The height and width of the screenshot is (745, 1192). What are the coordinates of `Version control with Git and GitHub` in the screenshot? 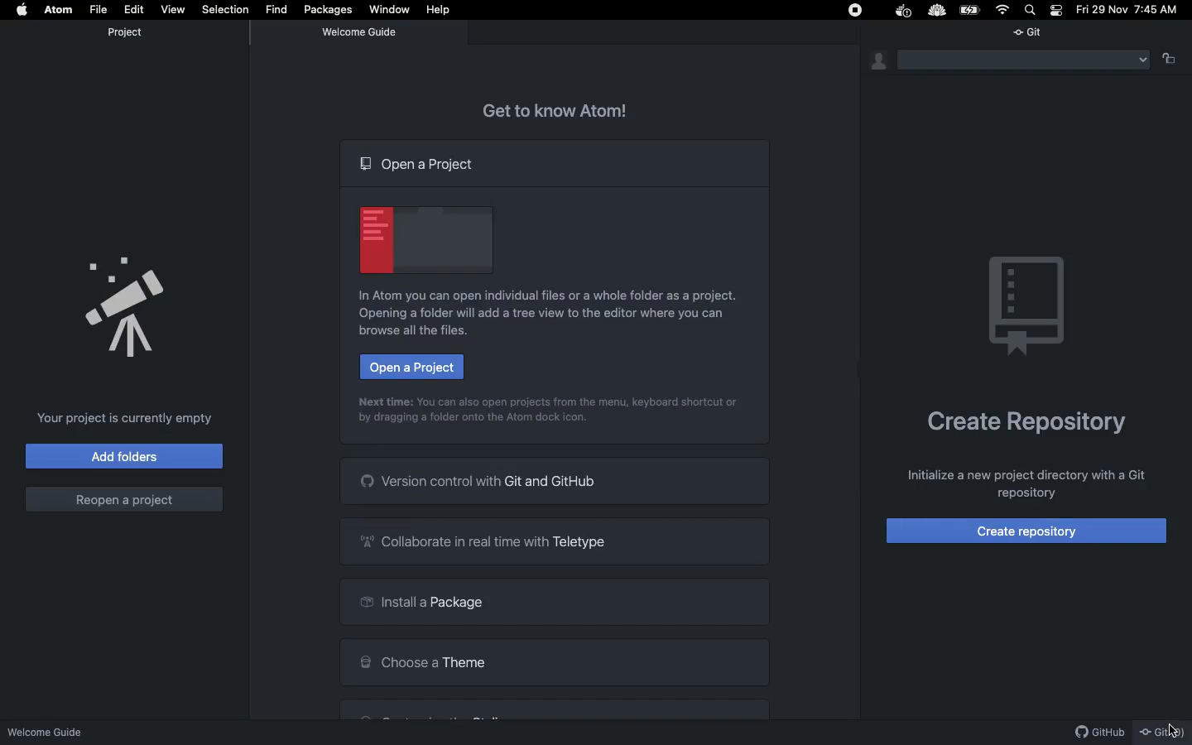 It's located at (555, 481).